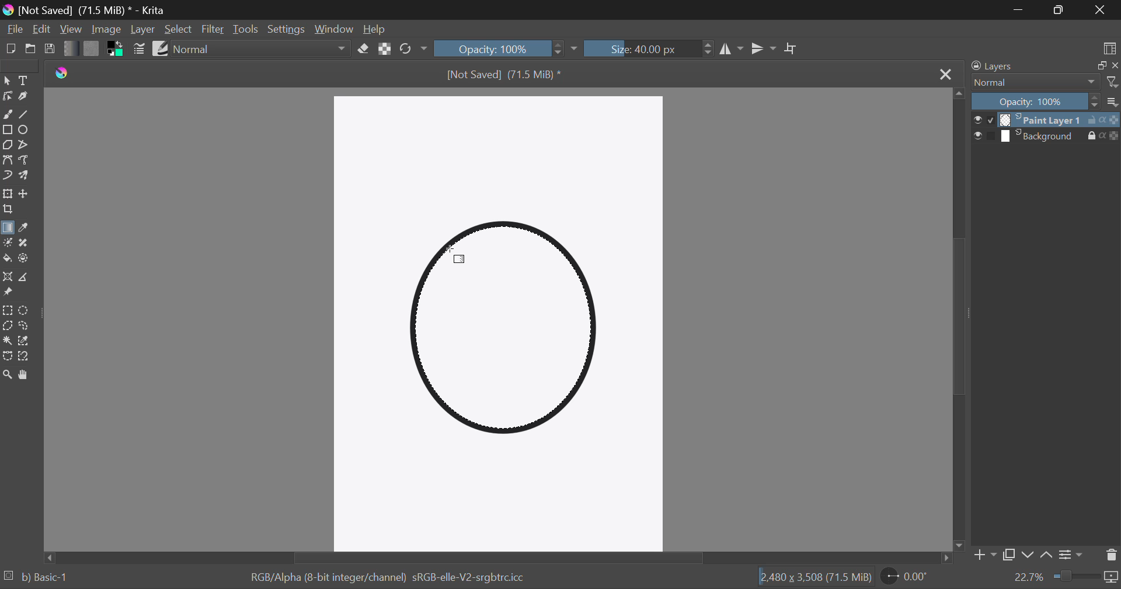 The image size is (1121, 589). What do you see at coordinates (1060, 10) in the screenshot?
I see `Minimize` at bounding box center [1060, 10].